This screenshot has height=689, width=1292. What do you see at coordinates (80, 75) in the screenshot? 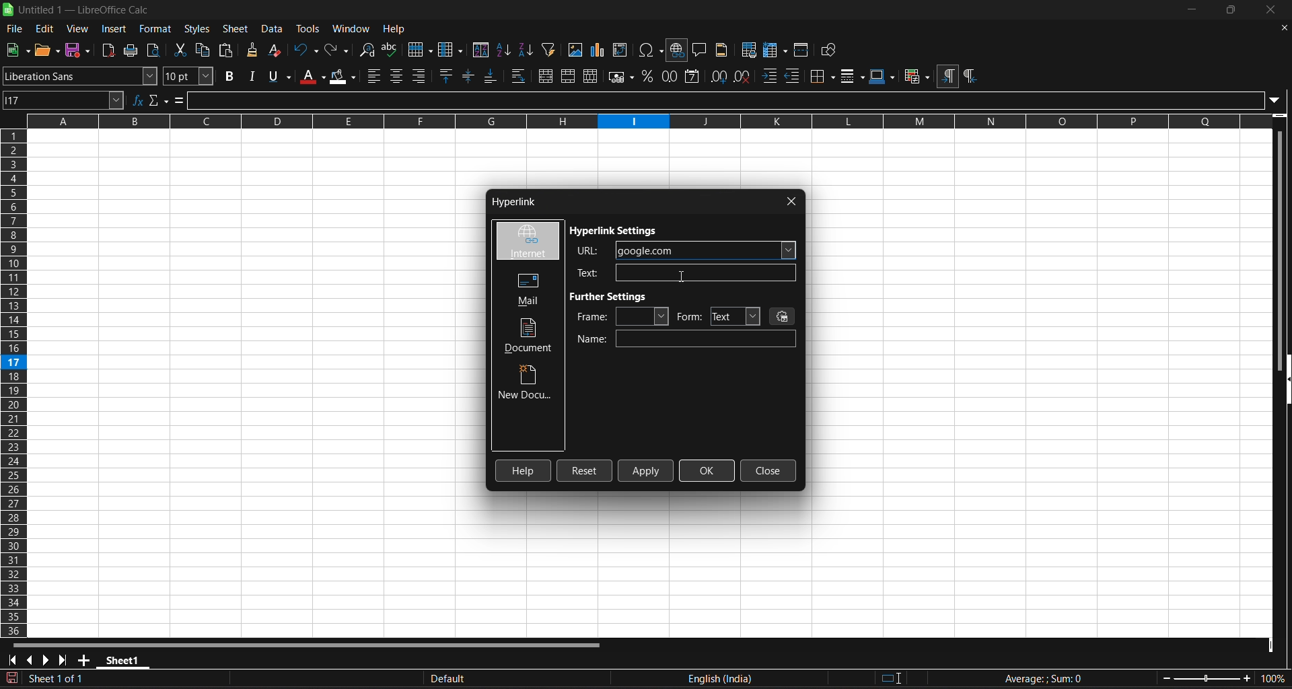
I see `font name` at bounding box center [80, 75].